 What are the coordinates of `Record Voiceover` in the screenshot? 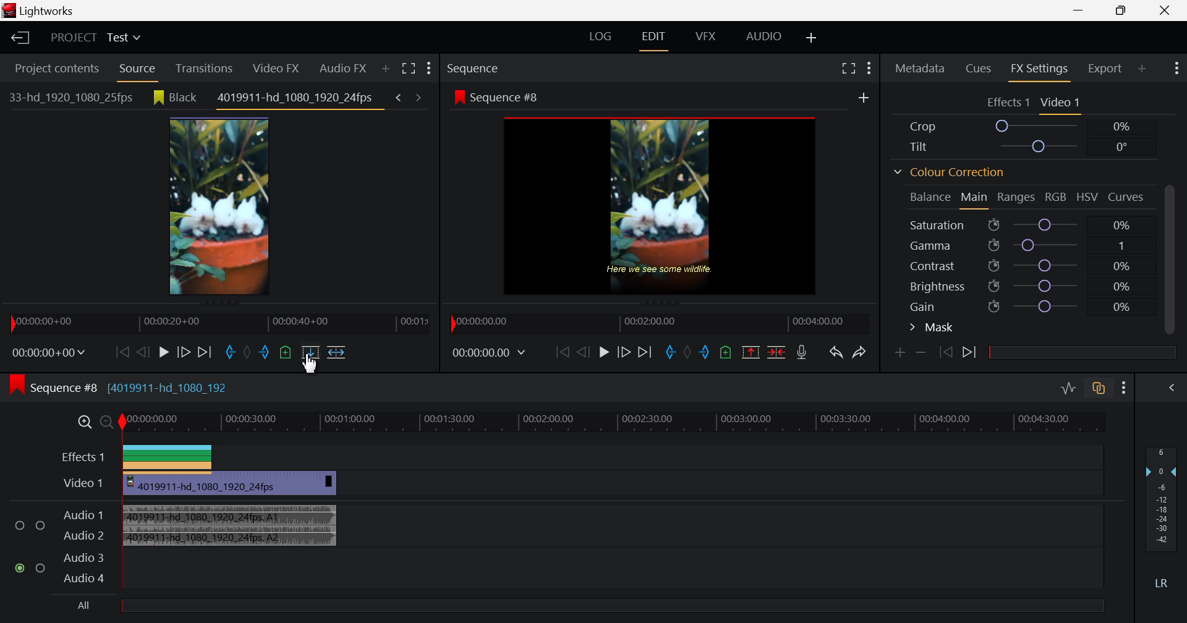 It's located at (802, 354).